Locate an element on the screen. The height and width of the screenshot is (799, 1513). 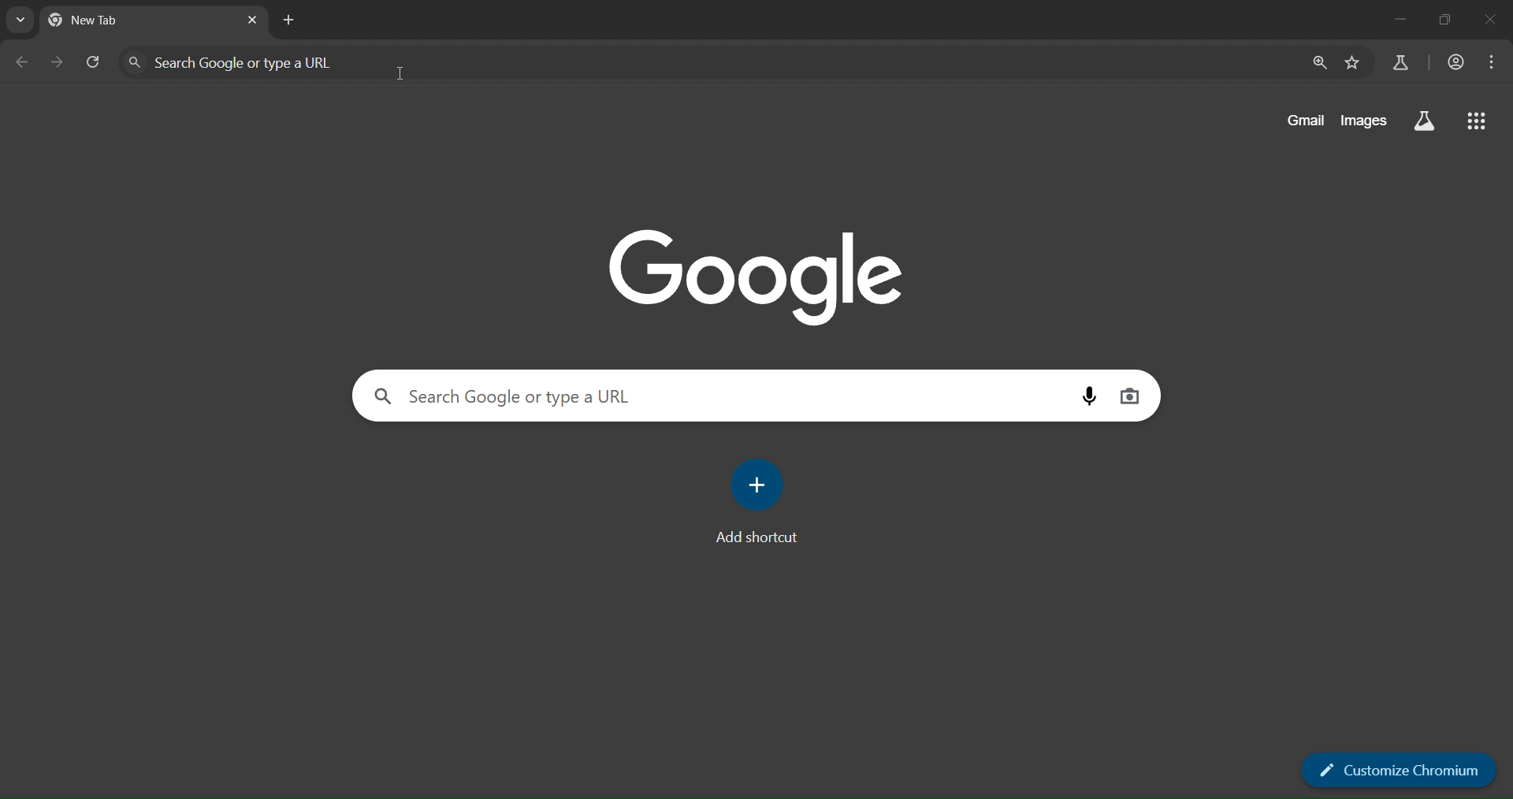
search tabs is located at coordinates (20, 21).